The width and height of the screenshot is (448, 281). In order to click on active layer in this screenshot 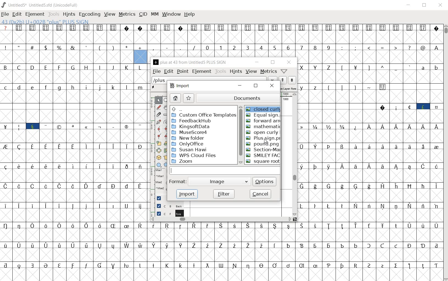, I will do `click(288, 88)`.